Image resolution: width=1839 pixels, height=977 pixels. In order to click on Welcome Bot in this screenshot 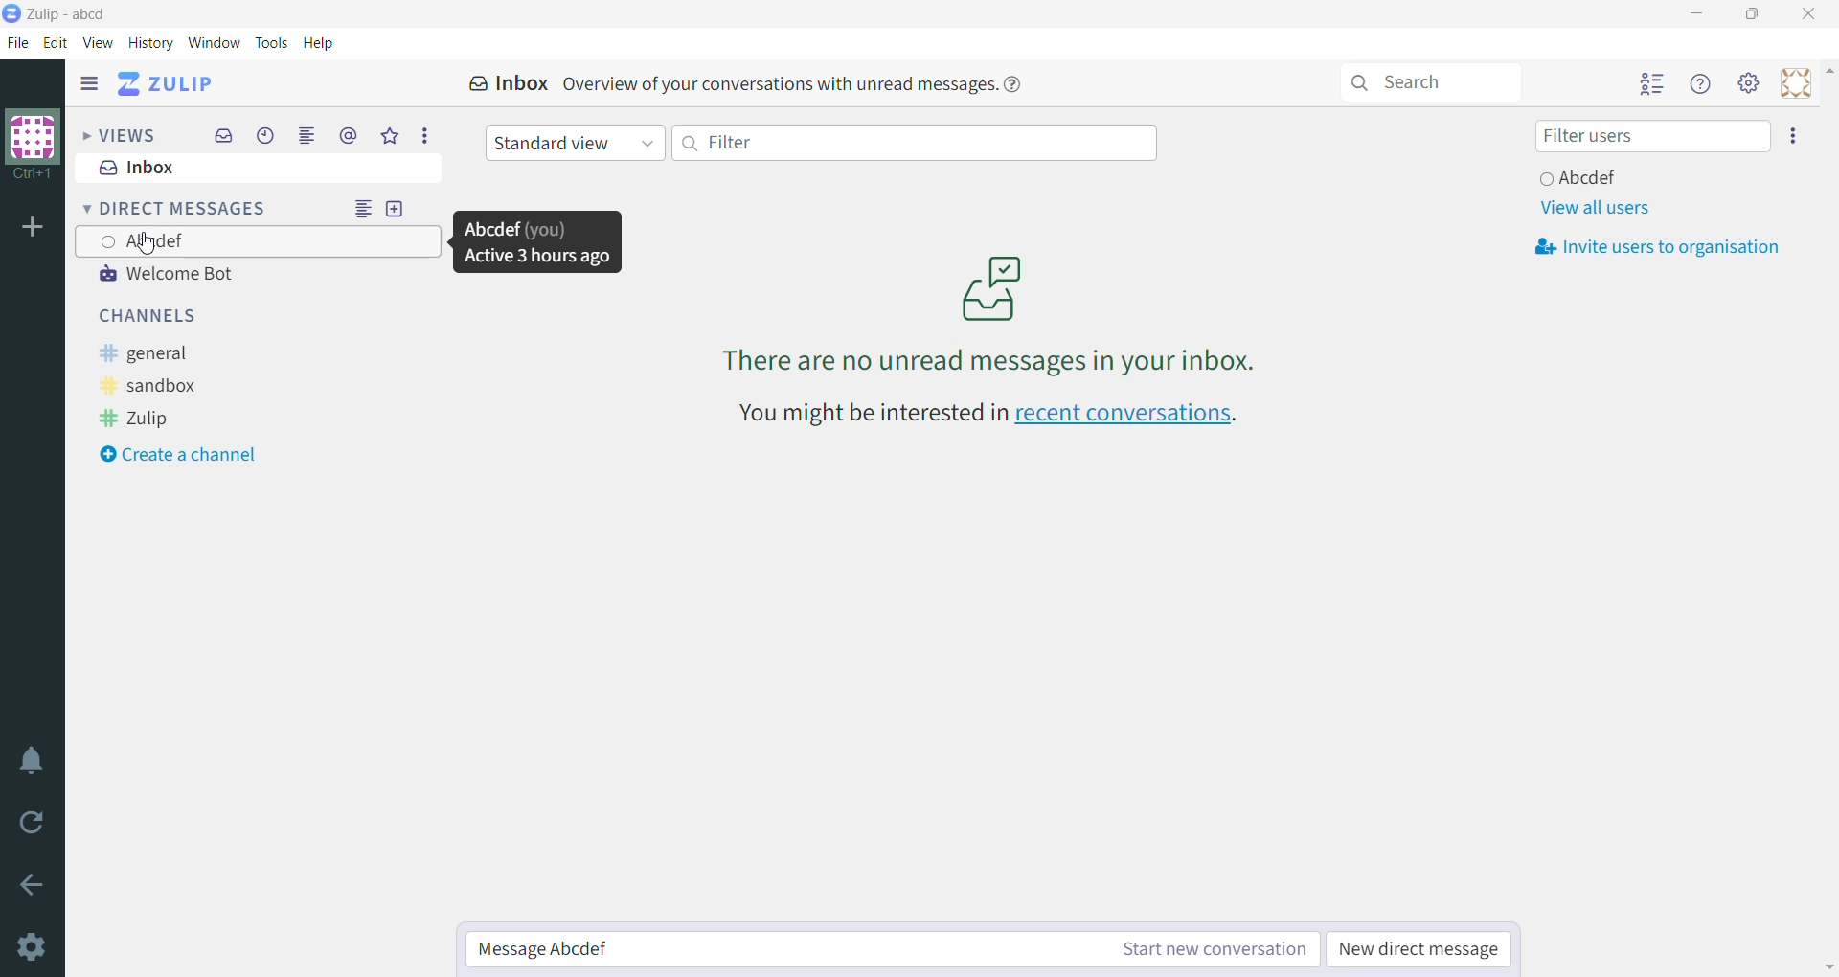, I will do `click(191, 277)`.